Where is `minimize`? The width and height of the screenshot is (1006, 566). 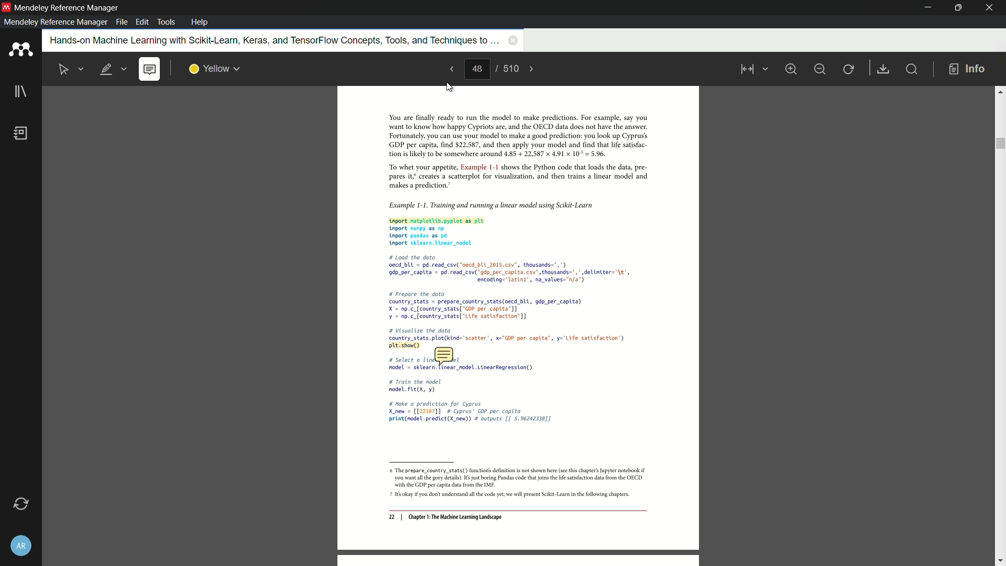 minimize is located at coordinates (929, 8).